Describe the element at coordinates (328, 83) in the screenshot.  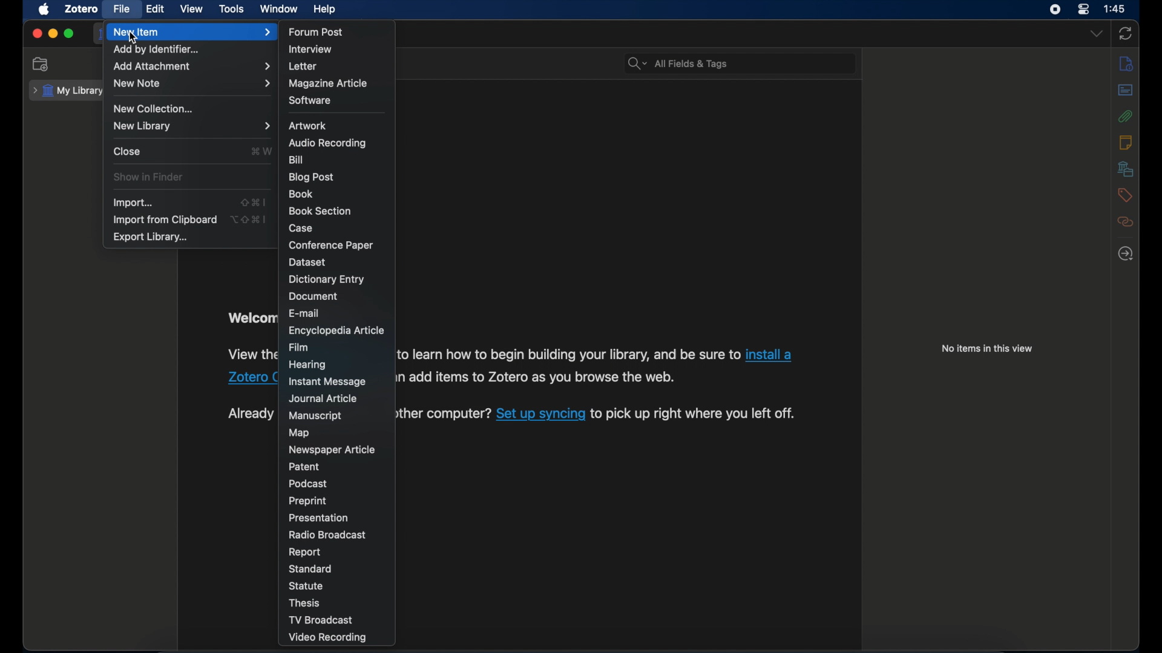
I see `magazine article` at that location.